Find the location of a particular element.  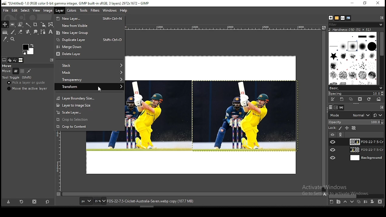

delete brush is located at coordinates (360, 99).